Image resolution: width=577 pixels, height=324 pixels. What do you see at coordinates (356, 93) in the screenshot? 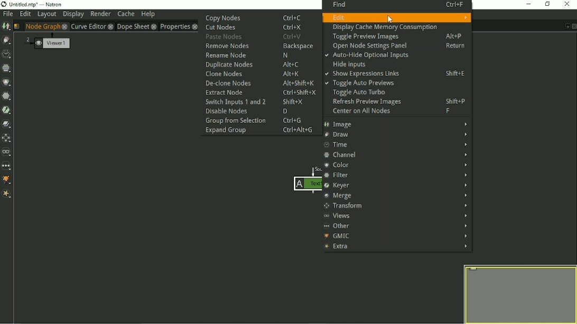
I see `Toggle Auto Turbo` at bounding box center [356, 93].